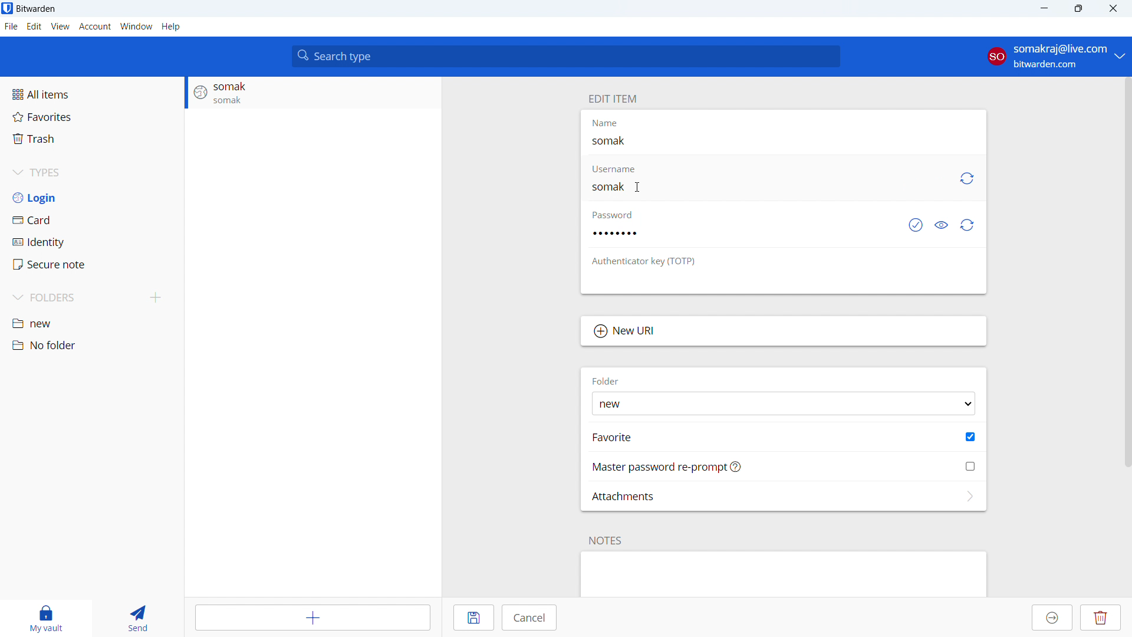 The height and width of the screenshot is (637, 1132). What do you see at coordinates (1053, 618) in the screenshot?
I see `move to organization` at bounding box center [1053, 618].